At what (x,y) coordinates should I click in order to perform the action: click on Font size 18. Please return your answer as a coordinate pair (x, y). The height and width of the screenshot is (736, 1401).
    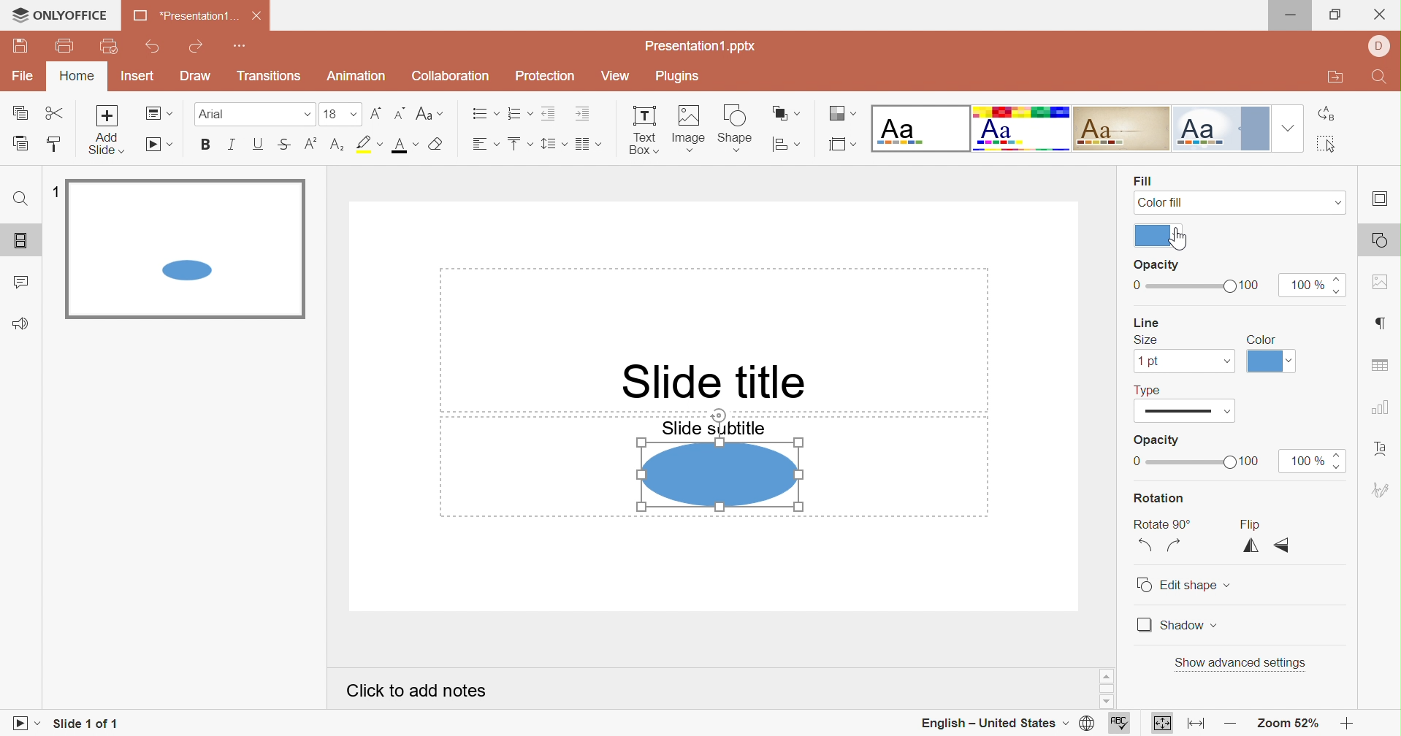
    Looking at the image, I should click on (340, 113).